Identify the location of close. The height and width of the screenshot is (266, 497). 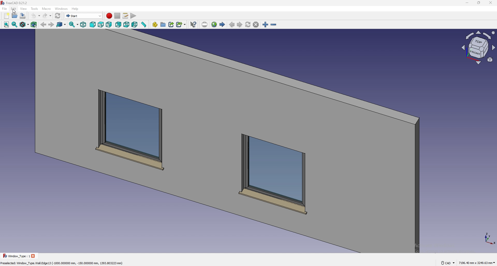
(491, 3).